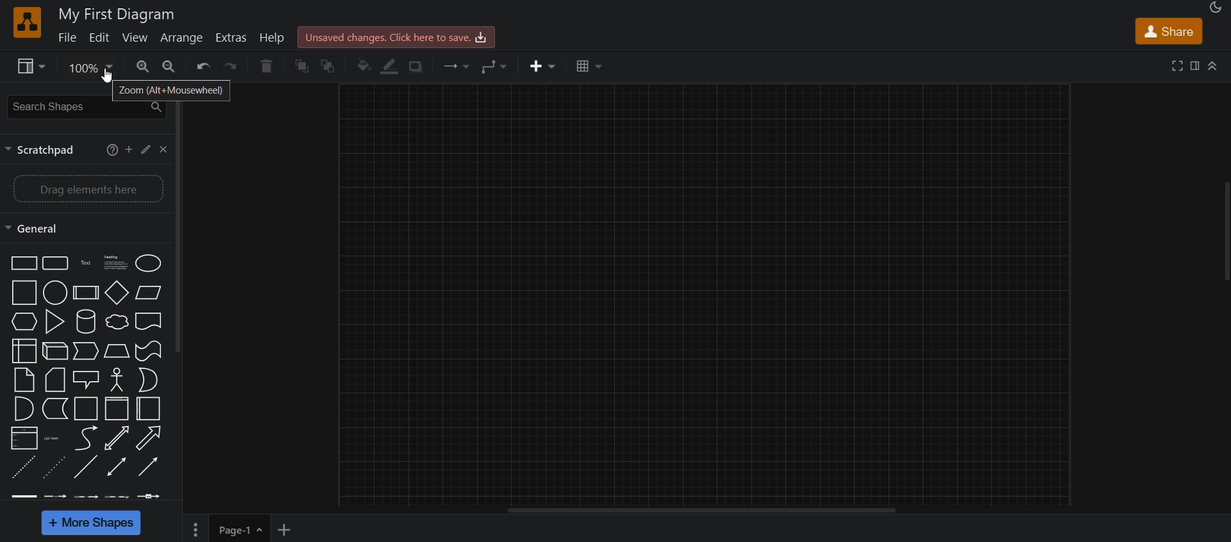 The height and width of the screenshot is (542, 1231). I want to click on zoom, so click(92, 68).